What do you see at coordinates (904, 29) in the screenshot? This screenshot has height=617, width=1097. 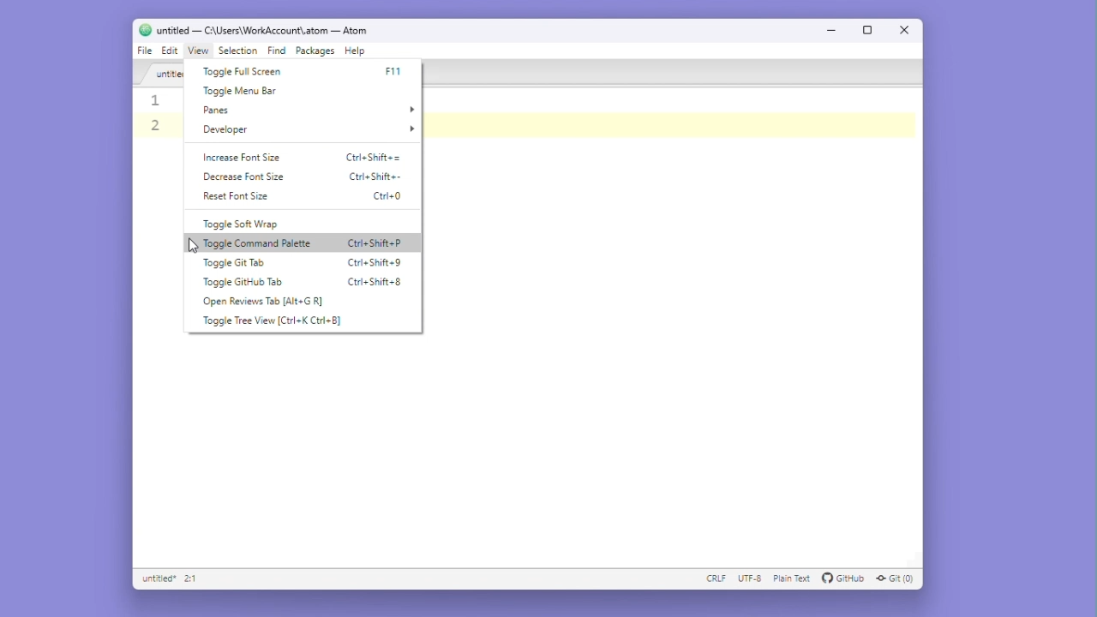 I see `Close` at bounding box center [904, 29].